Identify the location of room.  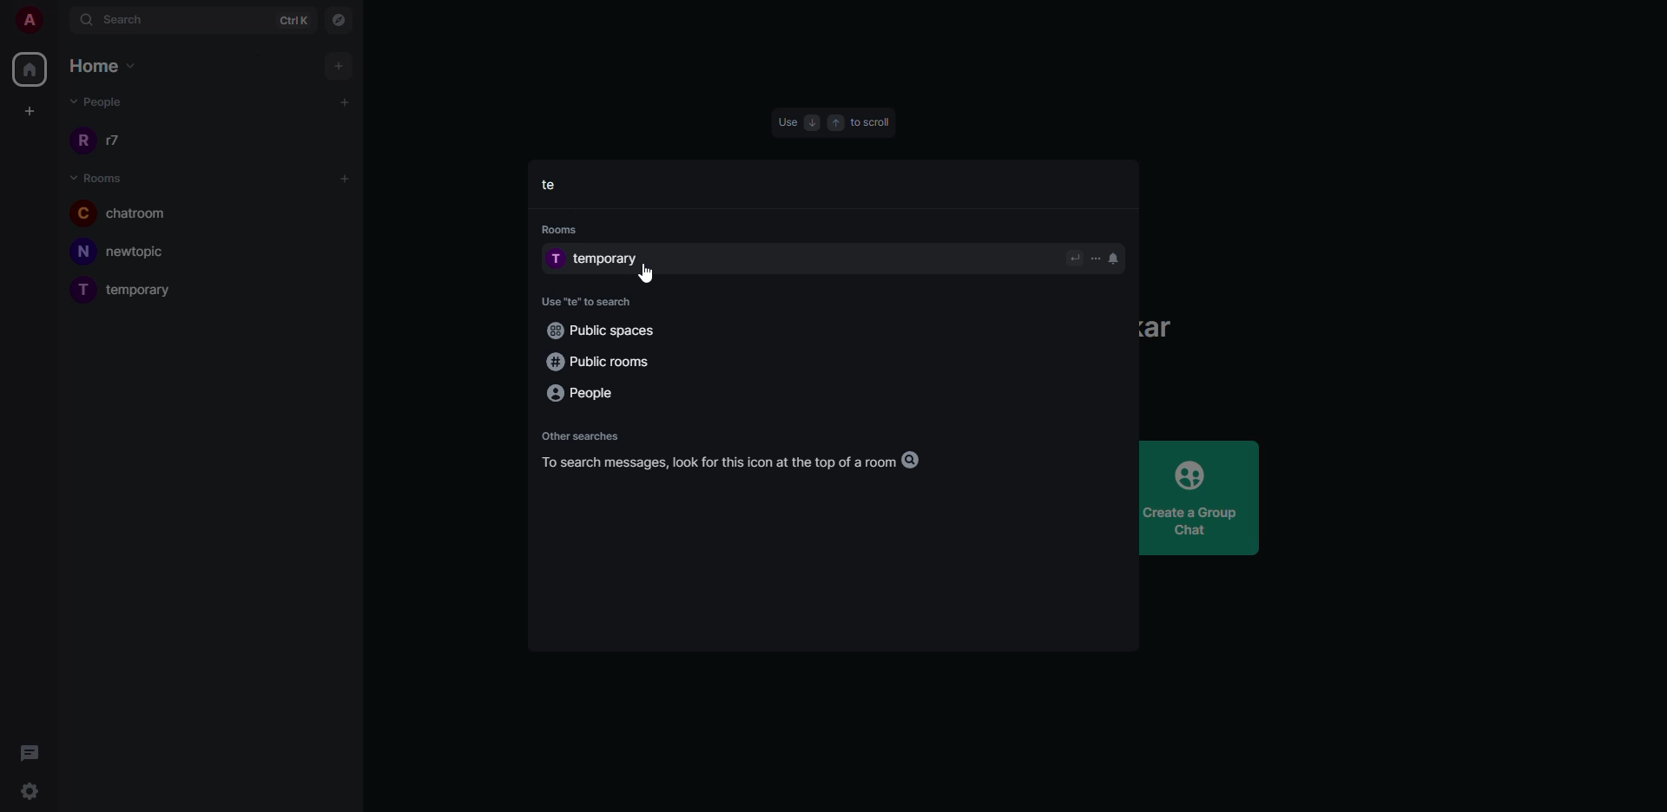
(122, 213).